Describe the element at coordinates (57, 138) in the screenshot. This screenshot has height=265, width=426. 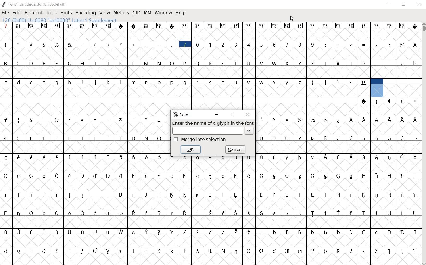
I see `Symbol` at that location.